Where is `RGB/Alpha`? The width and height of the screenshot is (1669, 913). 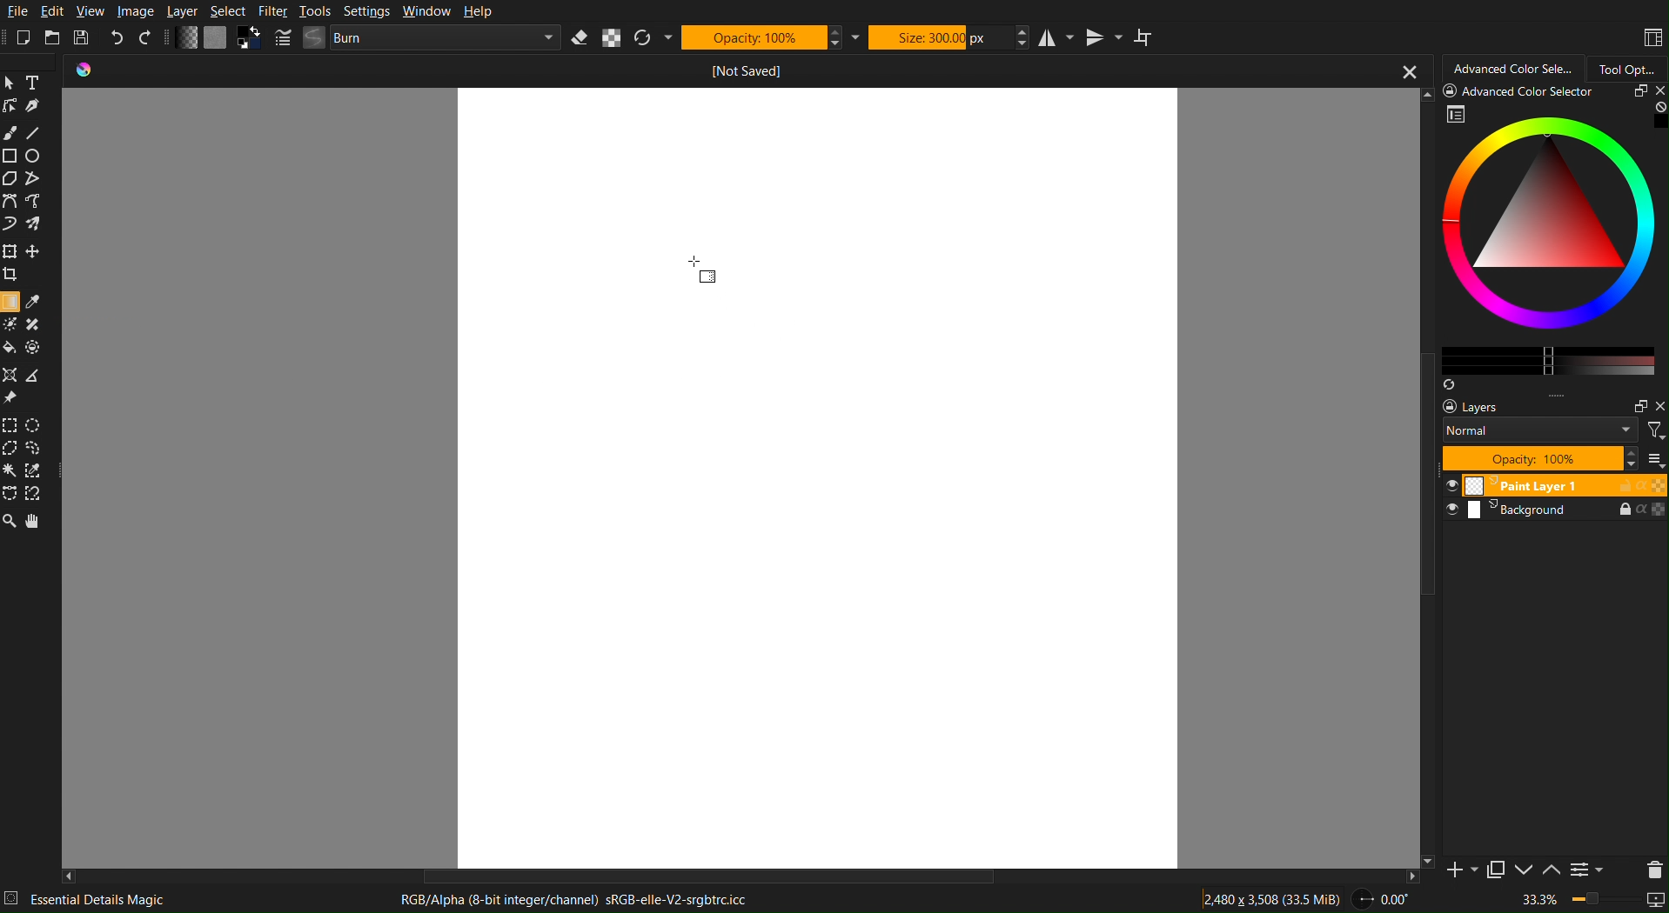
RGB/Alpha is located at coordinates (581, 900).